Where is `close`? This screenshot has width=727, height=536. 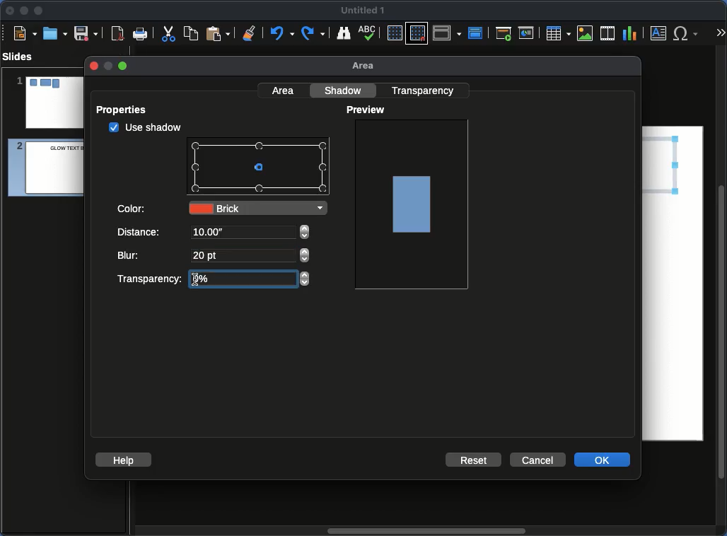
close is located at coordinates (93, 66).